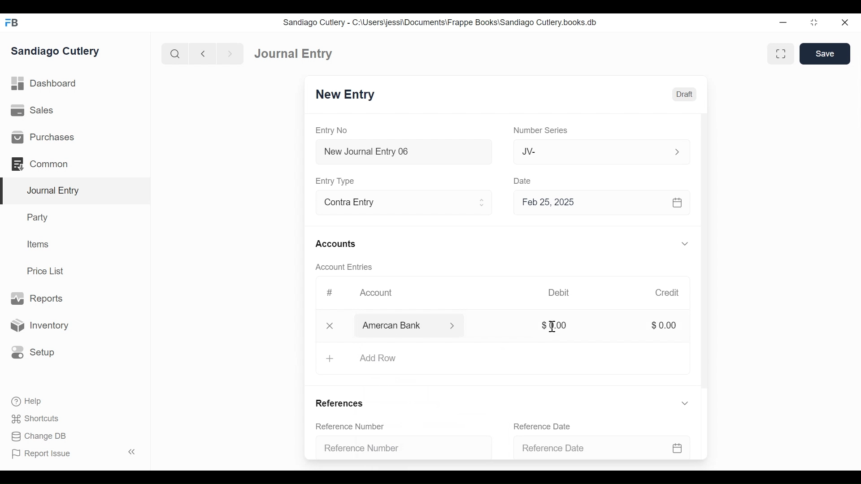 The width and height of the screenshot is (861, 484). I want to click on Party, so click(39, 217).